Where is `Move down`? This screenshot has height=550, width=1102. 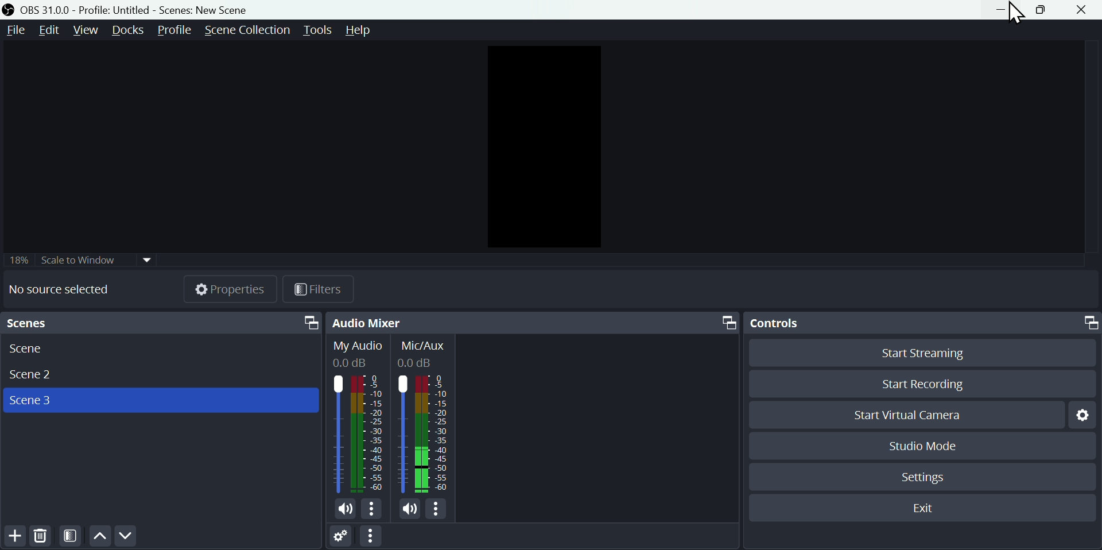
Move down is located at coordinates (125, 537).